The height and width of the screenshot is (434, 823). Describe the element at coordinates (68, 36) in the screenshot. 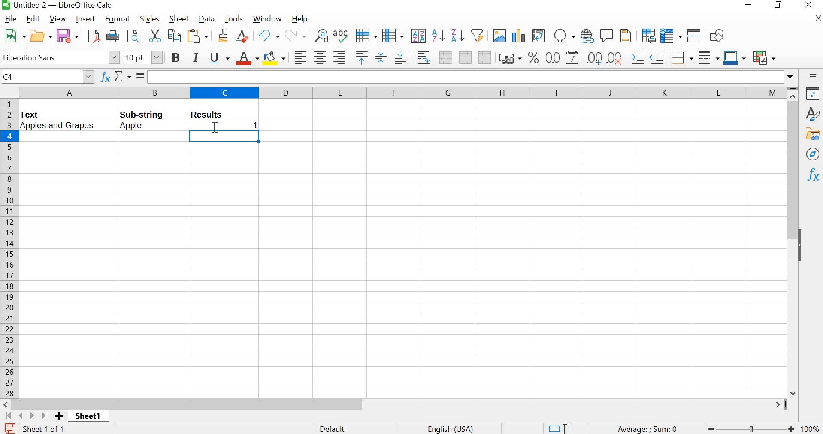

I see `save` at that location.